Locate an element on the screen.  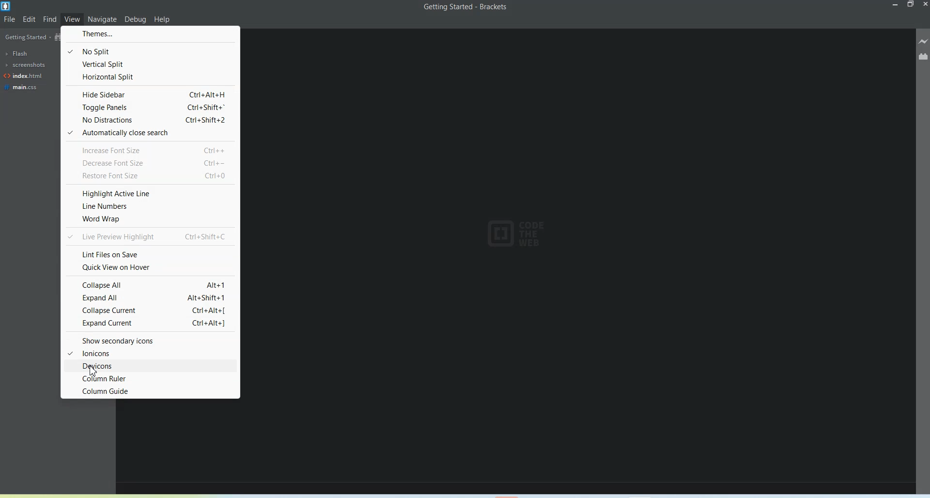
main.css is located at coordinates (22, 87).